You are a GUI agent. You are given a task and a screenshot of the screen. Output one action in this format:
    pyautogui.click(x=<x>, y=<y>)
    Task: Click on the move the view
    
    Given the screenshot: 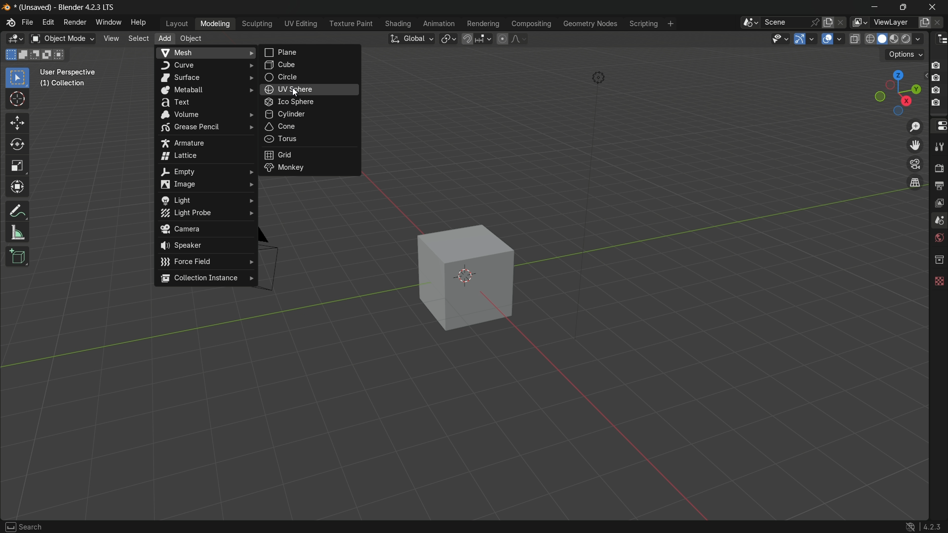 What is the action you would take?
    pyautogui.click(x=914, y=146)
    